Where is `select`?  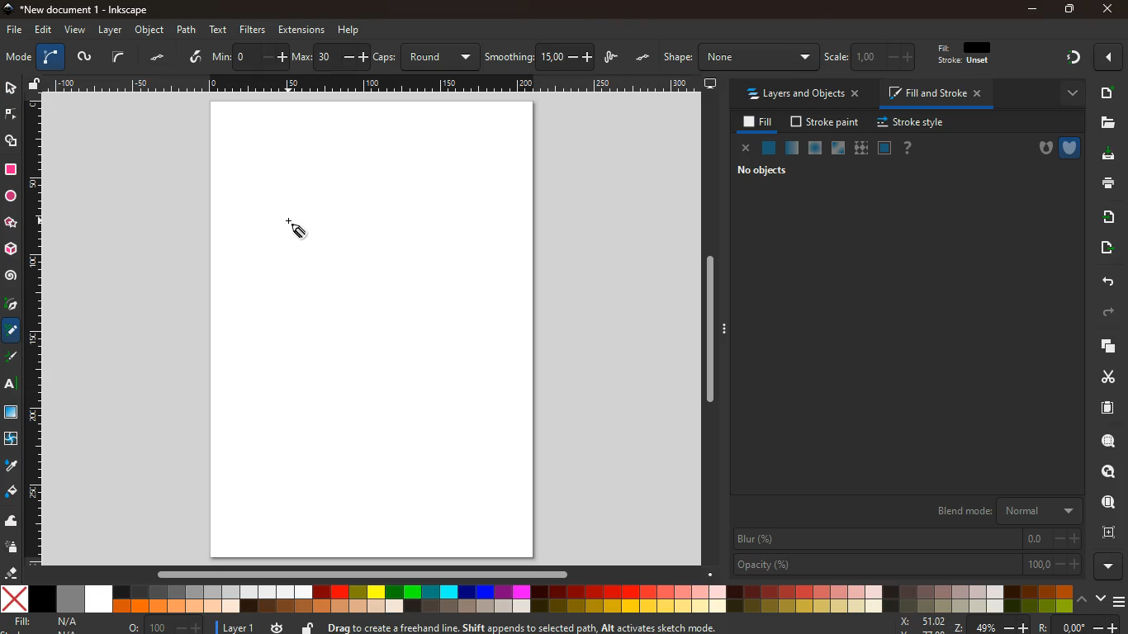
select is located at coordinates (9, 87).